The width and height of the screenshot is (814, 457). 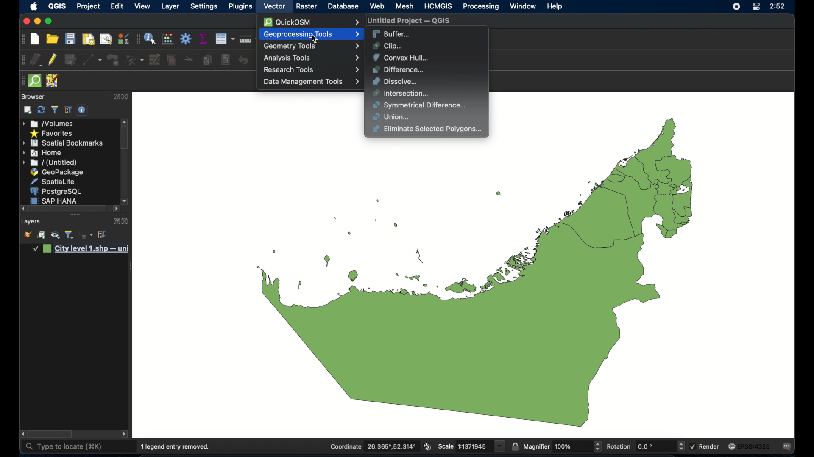 I want to click on layer, so click(x=170, y=7).